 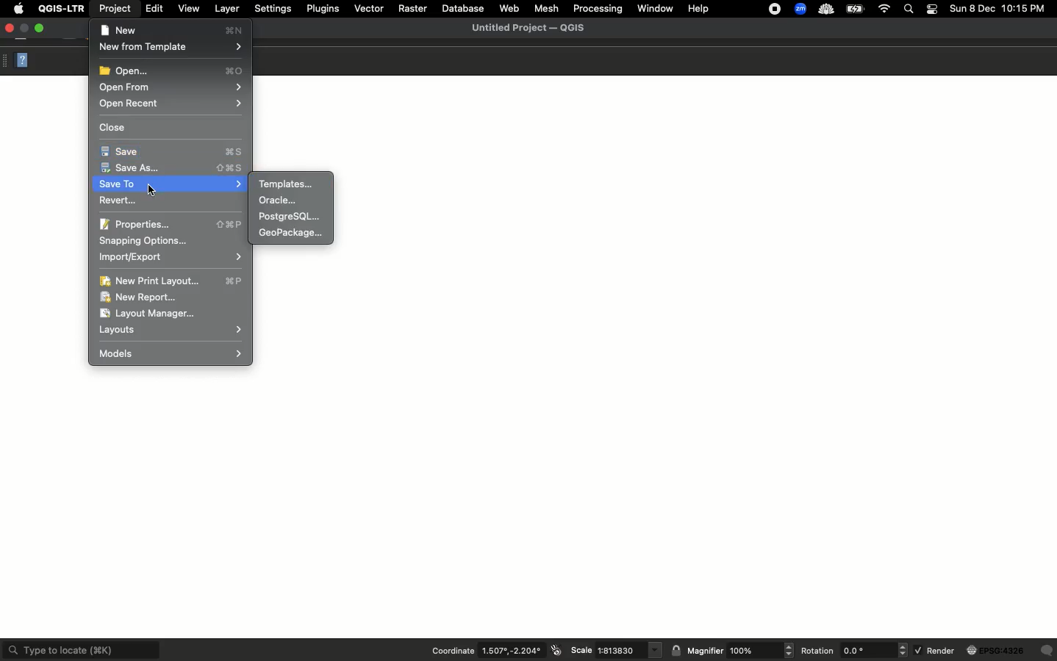 I want to click on Maximize, so click(x=43, y=29).